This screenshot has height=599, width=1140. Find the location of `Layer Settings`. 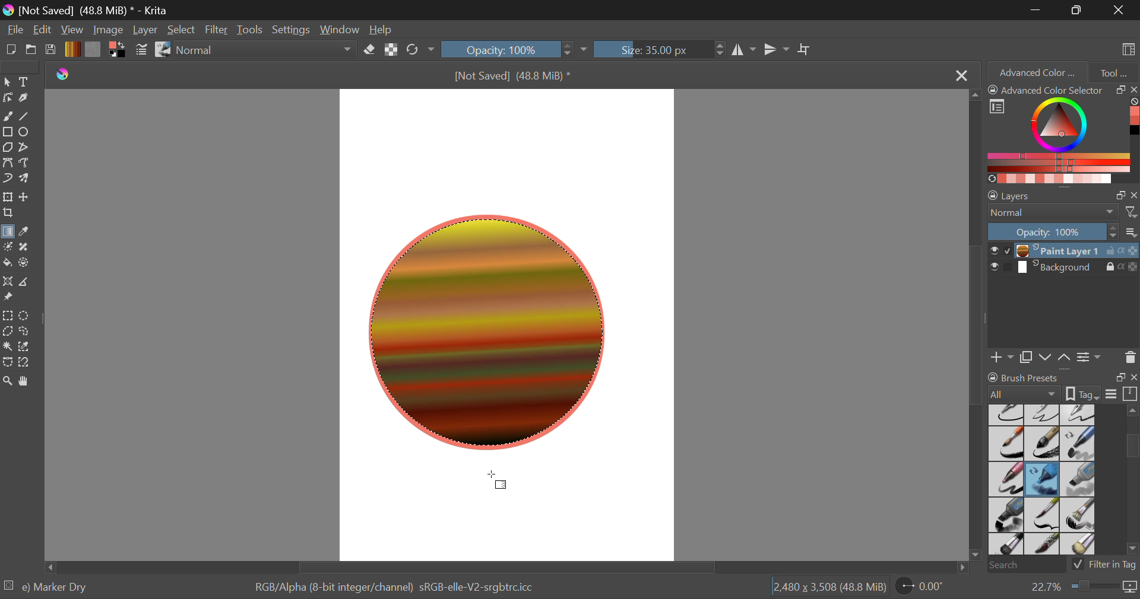

Layer Settings is located at coordinates (1063, 193).